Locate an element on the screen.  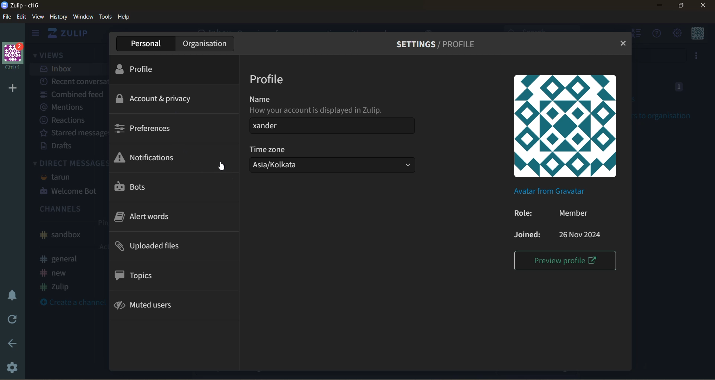
bots is located at coordinates (141, 187).